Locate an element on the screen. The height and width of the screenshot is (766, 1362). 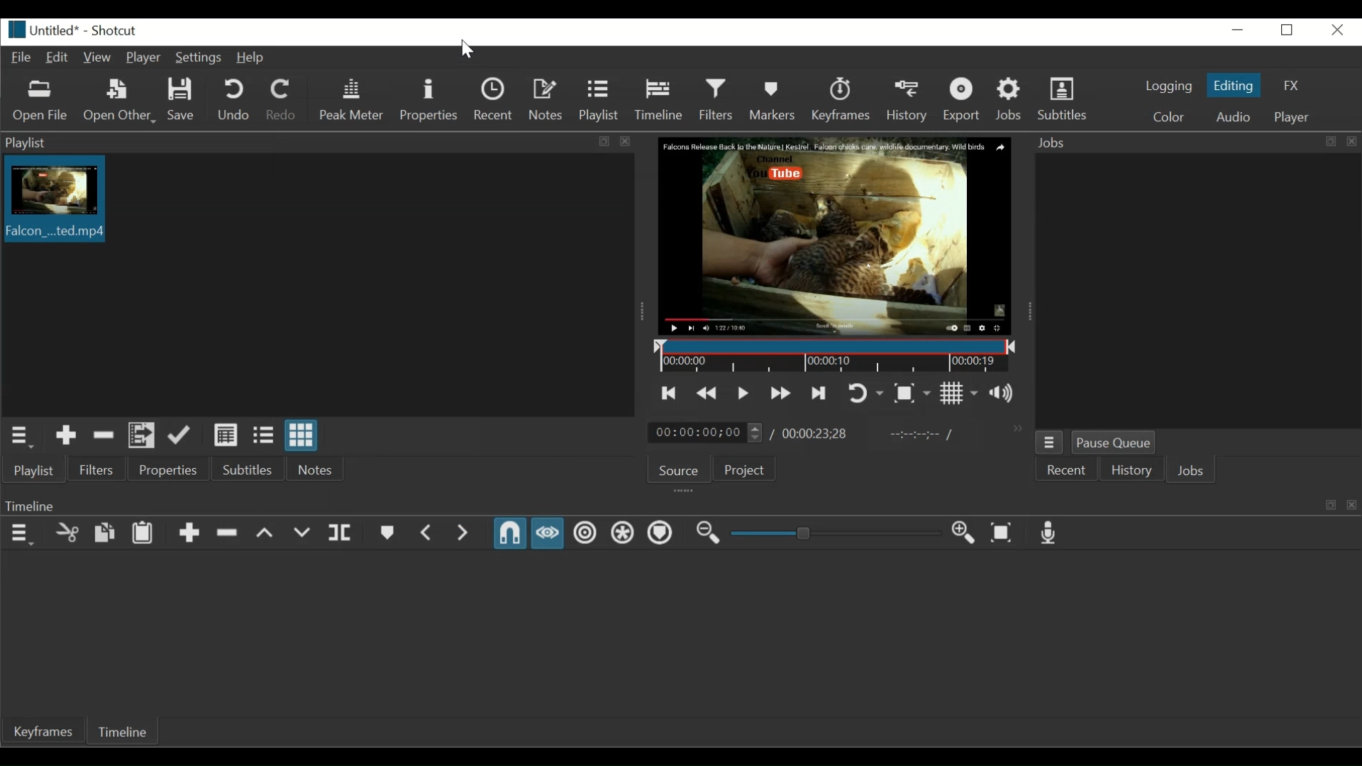
Add files to the playlist is located at coordinates (142, 435).